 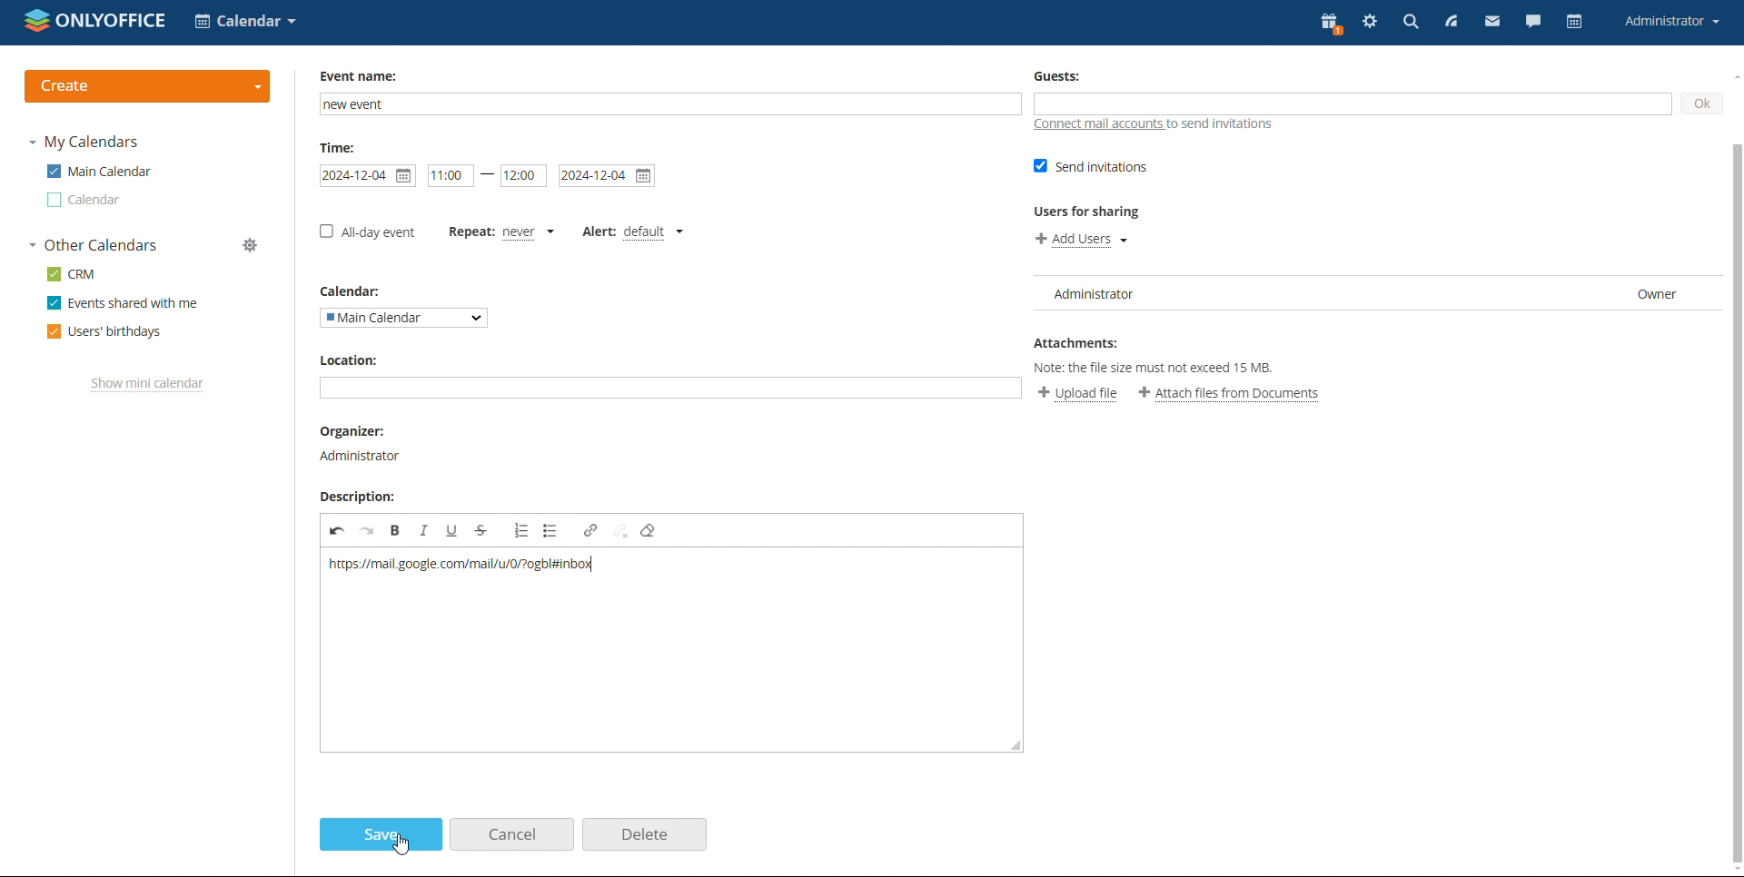 I want to click on main calendar, so click(x=97, y=171).